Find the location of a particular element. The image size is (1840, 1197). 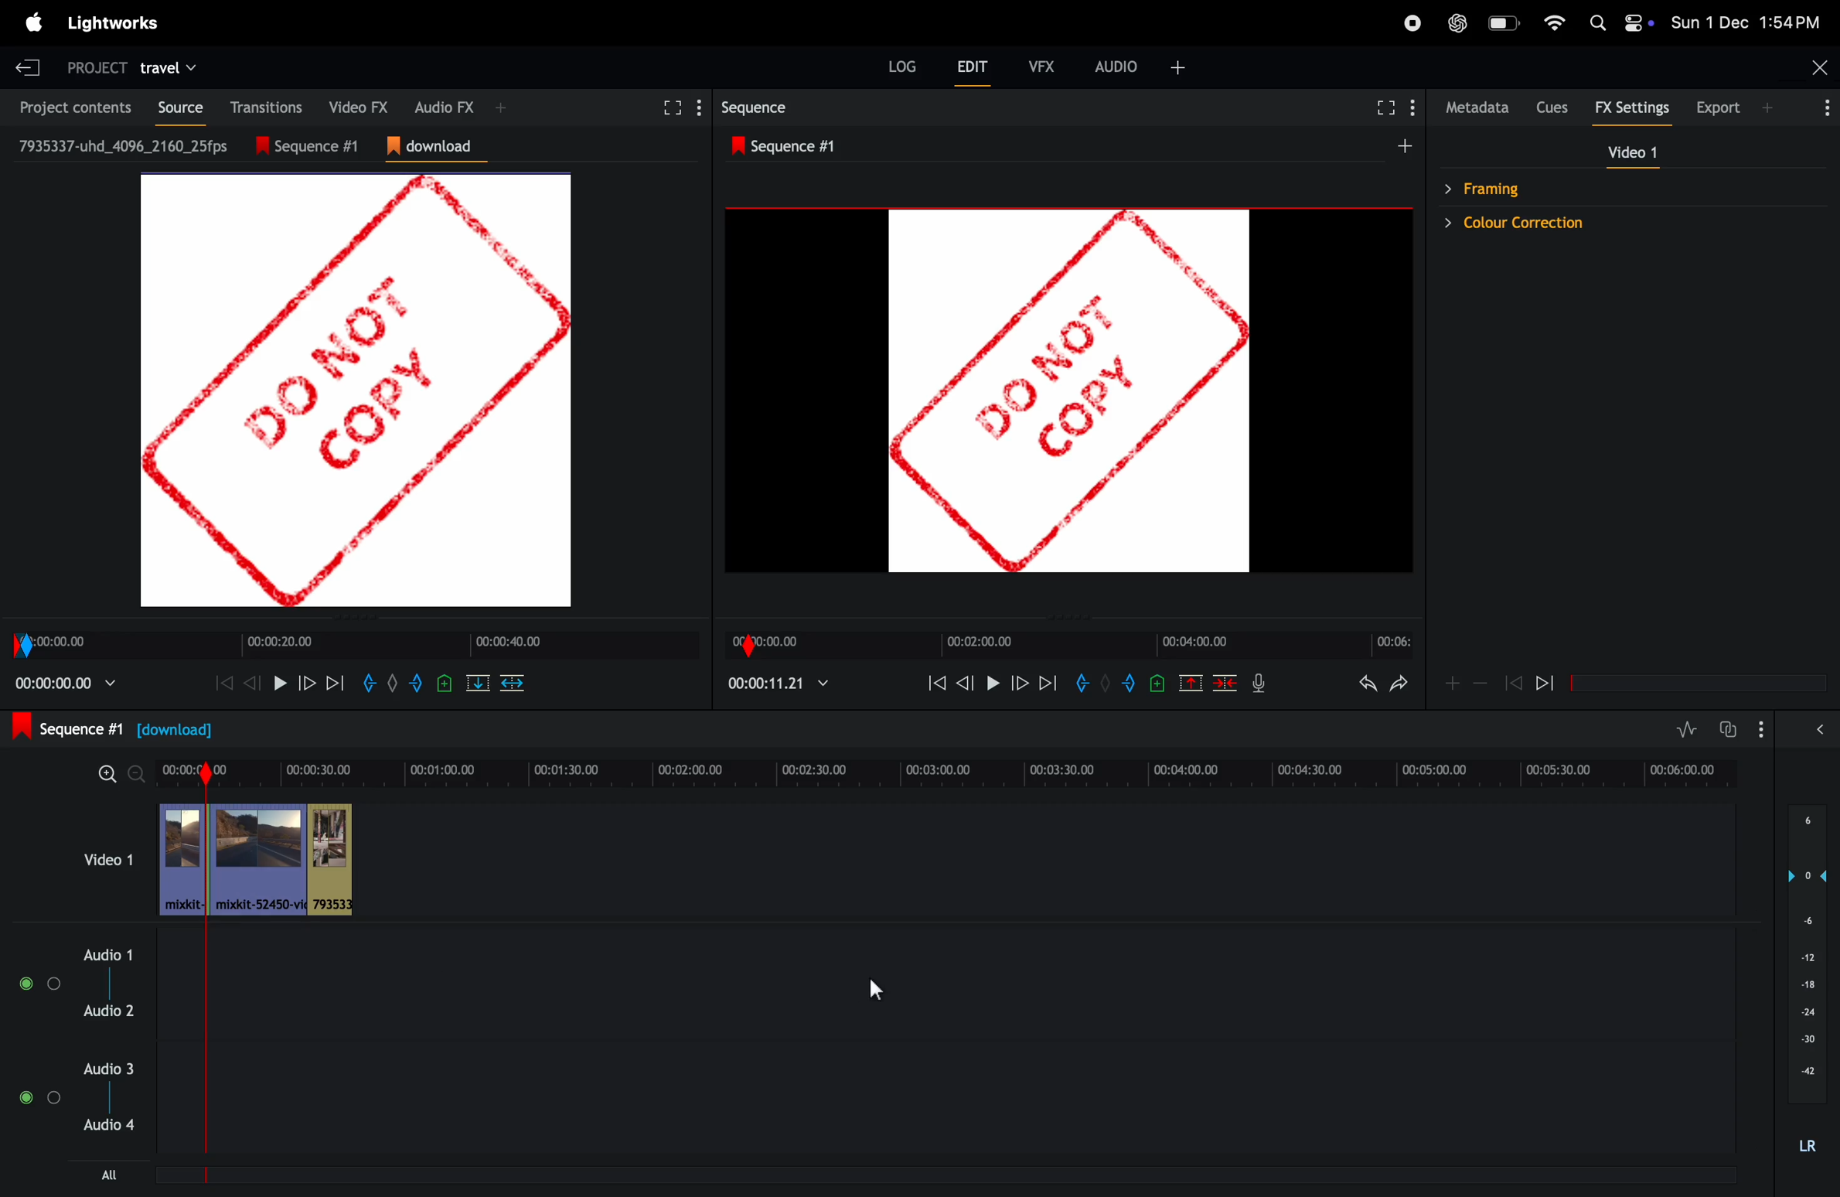

Add is located at coordinates (393, 683).